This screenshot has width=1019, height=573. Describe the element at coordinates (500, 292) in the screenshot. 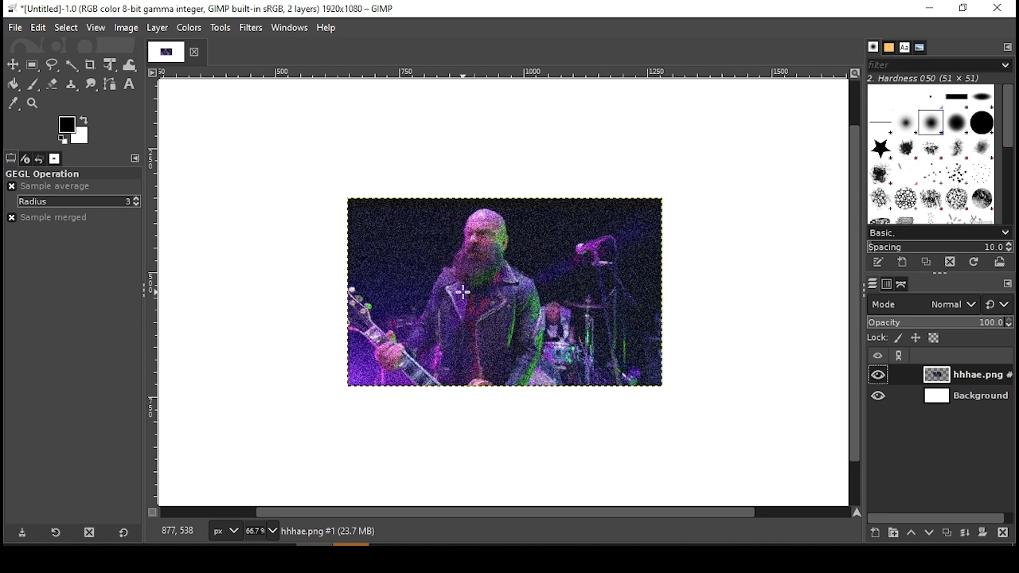

I see `image` at that location.